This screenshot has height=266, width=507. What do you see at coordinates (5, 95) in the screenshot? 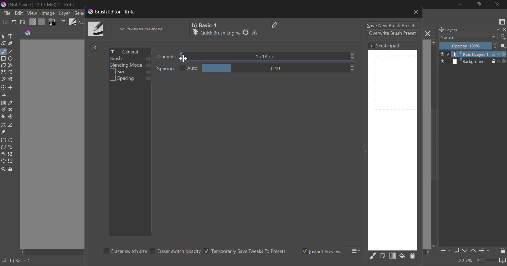
I see `Crop Layer` at bounding box center [5, 95].